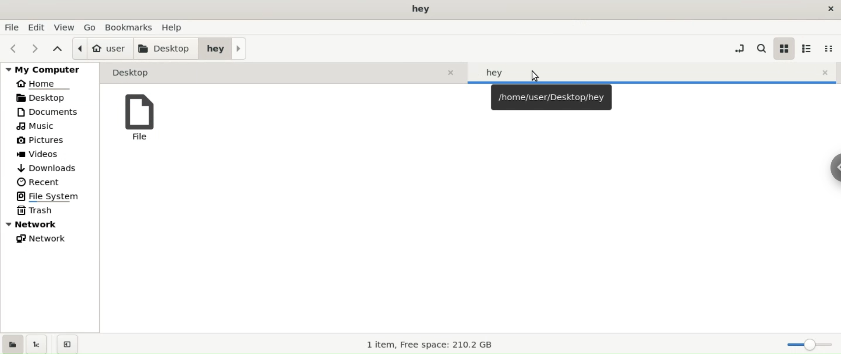 This screenshot has height=354, width=841. What do you see at coordinates (35, 28) in the screenshot?
I see `edit` at bounding box center [35, 28].